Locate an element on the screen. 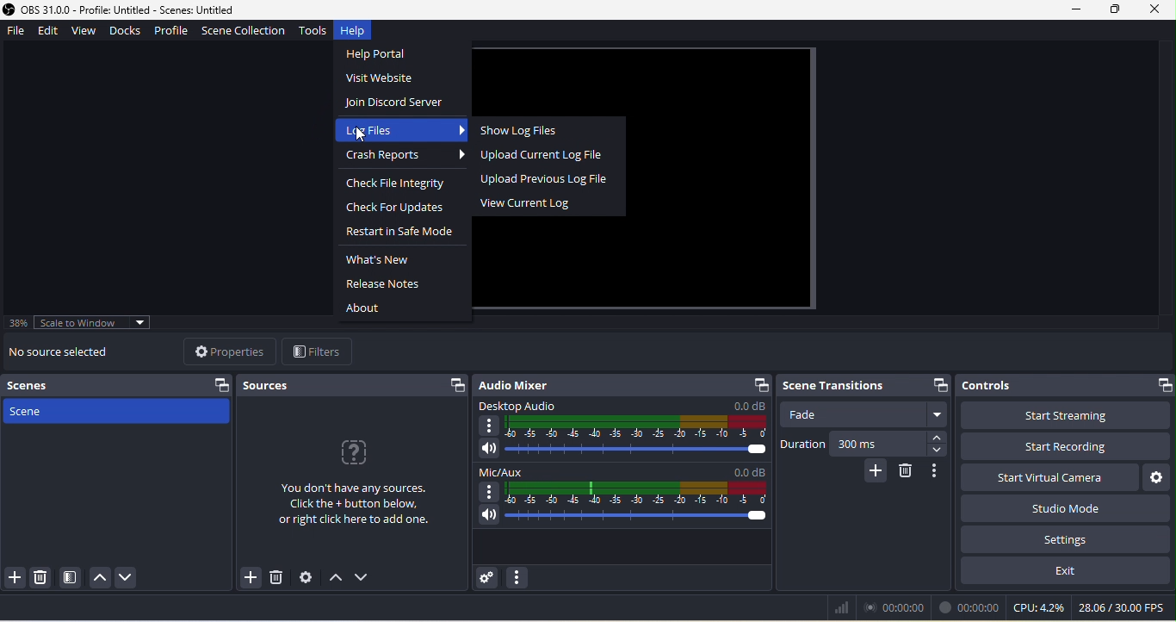 This screenshot has height=622, width=1176. maximize is located at coordinates (1112, 9).